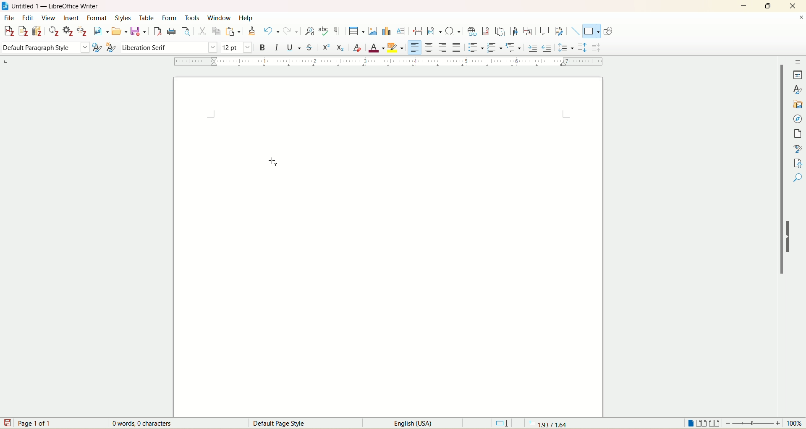  What do you see at coordinates (8, 18) in the screenshot?
I see `file` at bounding box center [8, 18].